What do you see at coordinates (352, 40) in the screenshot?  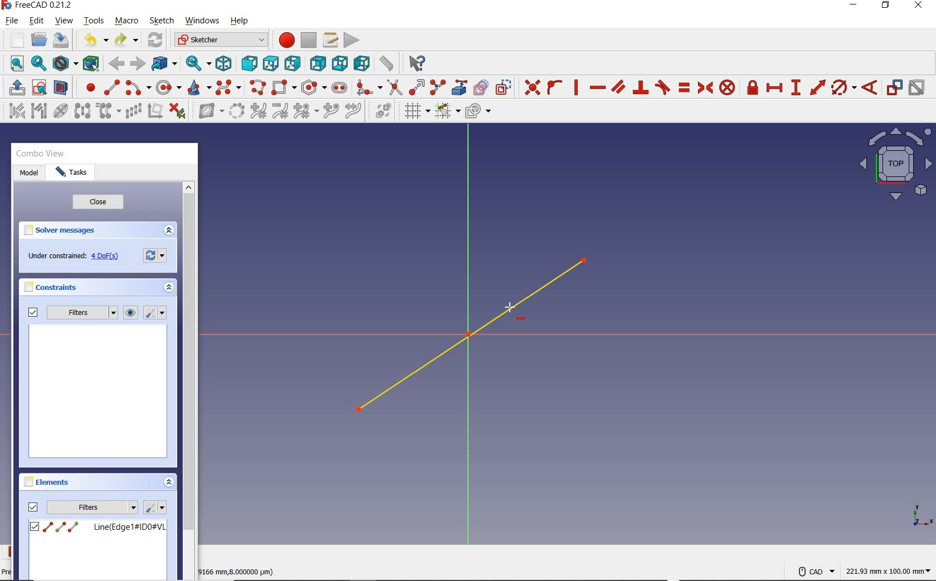 I see `EXECUTE MACRO` at bounding box center [352, 40].